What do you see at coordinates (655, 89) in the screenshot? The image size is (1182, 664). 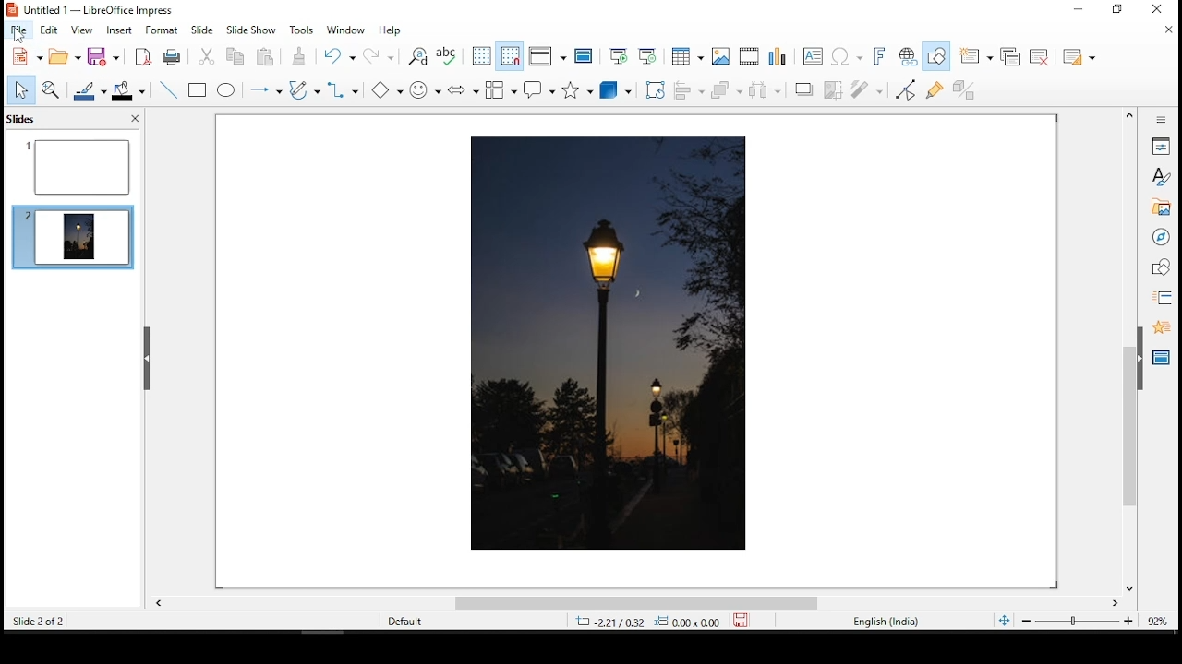 I see `crop tool` at bounding box center [655, 89].